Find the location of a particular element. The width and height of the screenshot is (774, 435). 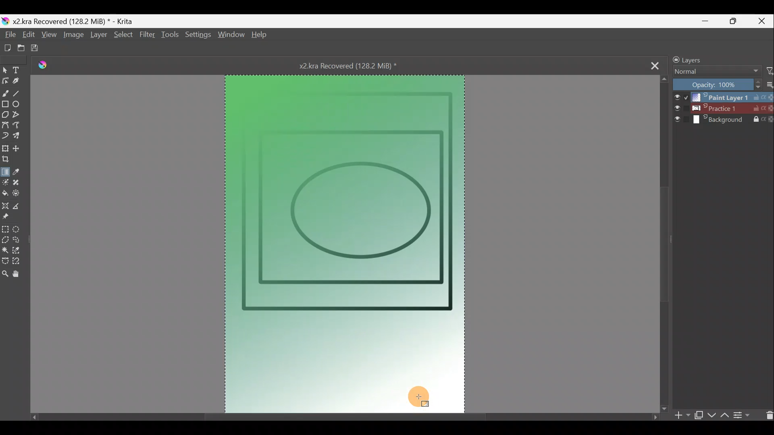

Minimise is located at coordinates (709, 21).